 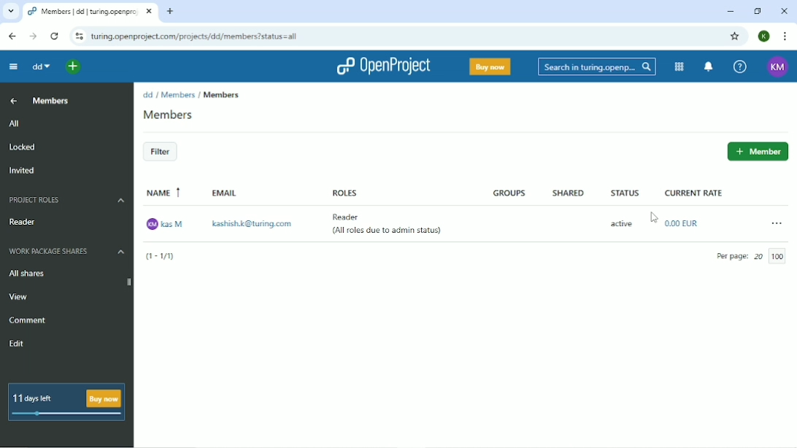 I want to click on Collapse project menu, so click(x=15, y=66).